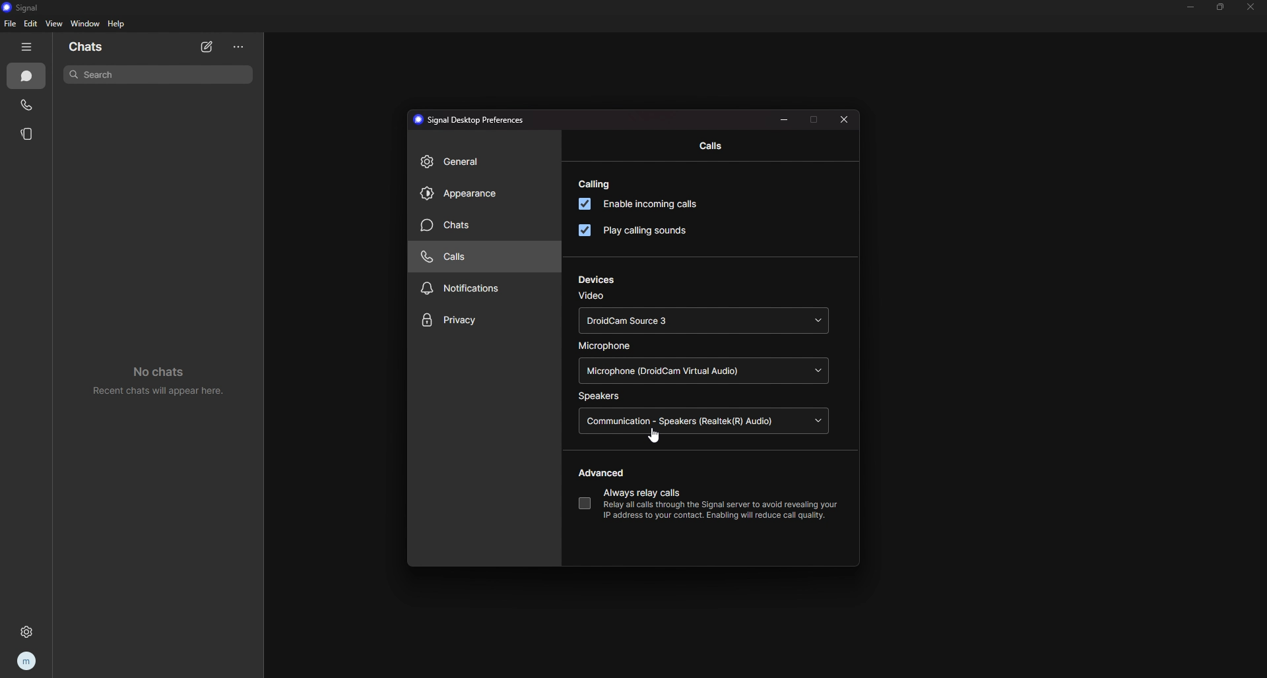  What do you see at coordinates (645, 204) in the screenshot?
I see `enable incoming calls` at bounding box center [645, 204].